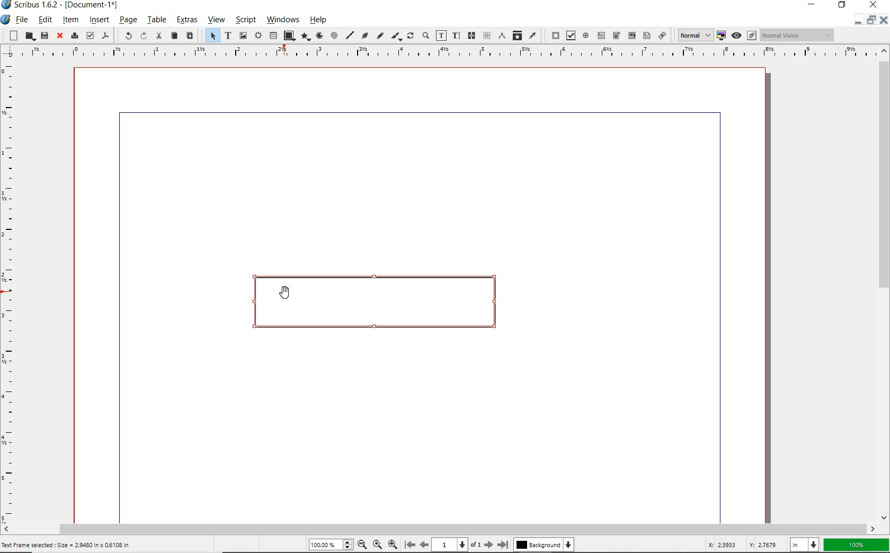 Image resolution: width=890 pixels, height=553 pixels. Describe the element at coordinates (411, 37) in the screenshot. I see `rotate item` at that location.